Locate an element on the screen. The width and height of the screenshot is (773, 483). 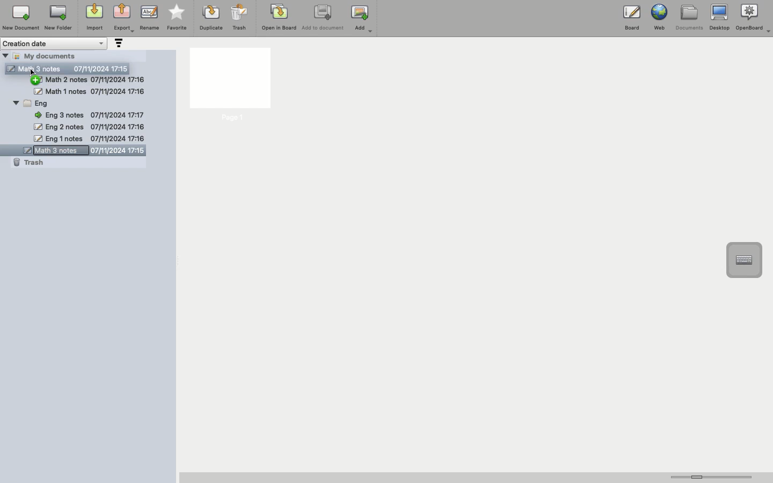
Sort is located at coordinates (118, 44).